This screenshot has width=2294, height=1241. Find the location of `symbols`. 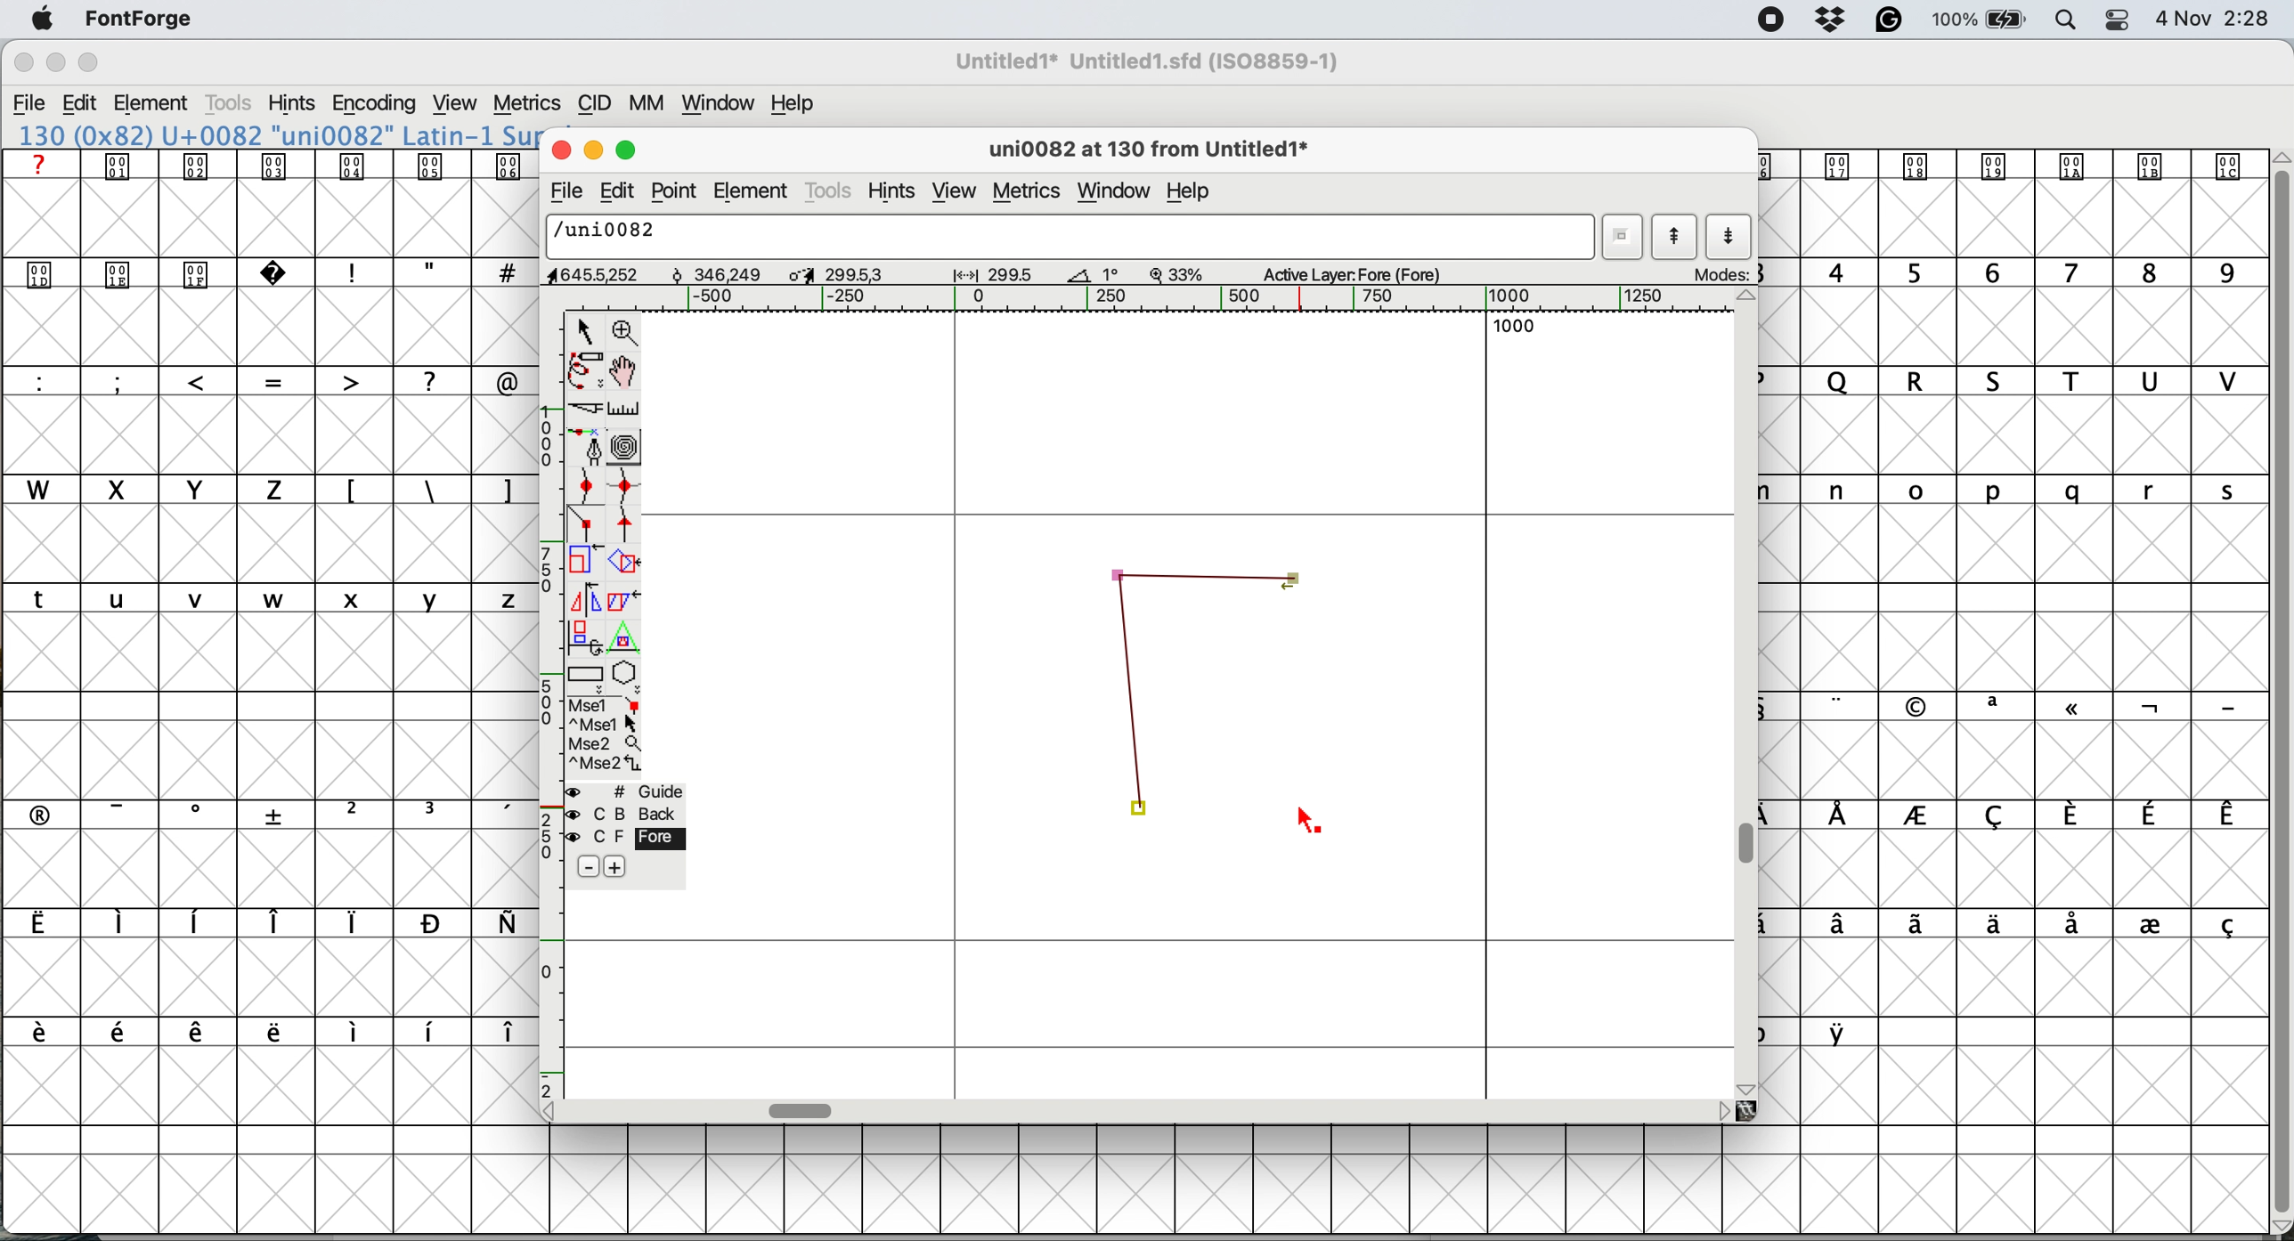

symbols is located at coordinates (263, 923).